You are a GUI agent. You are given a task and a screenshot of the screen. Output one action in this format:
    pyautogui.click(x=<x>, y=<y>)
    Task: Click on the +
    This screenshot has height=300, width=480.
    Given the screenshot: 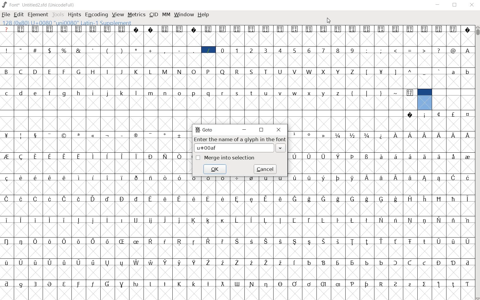 What is the action you would take?
    pyautogui.click(x=151, y=50)
    